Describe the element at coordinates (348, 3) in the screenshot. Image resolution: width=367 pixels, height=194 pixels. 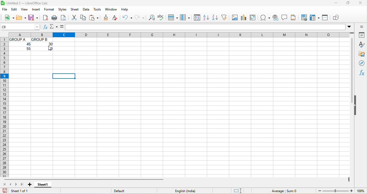
I see `maximize` at that location.